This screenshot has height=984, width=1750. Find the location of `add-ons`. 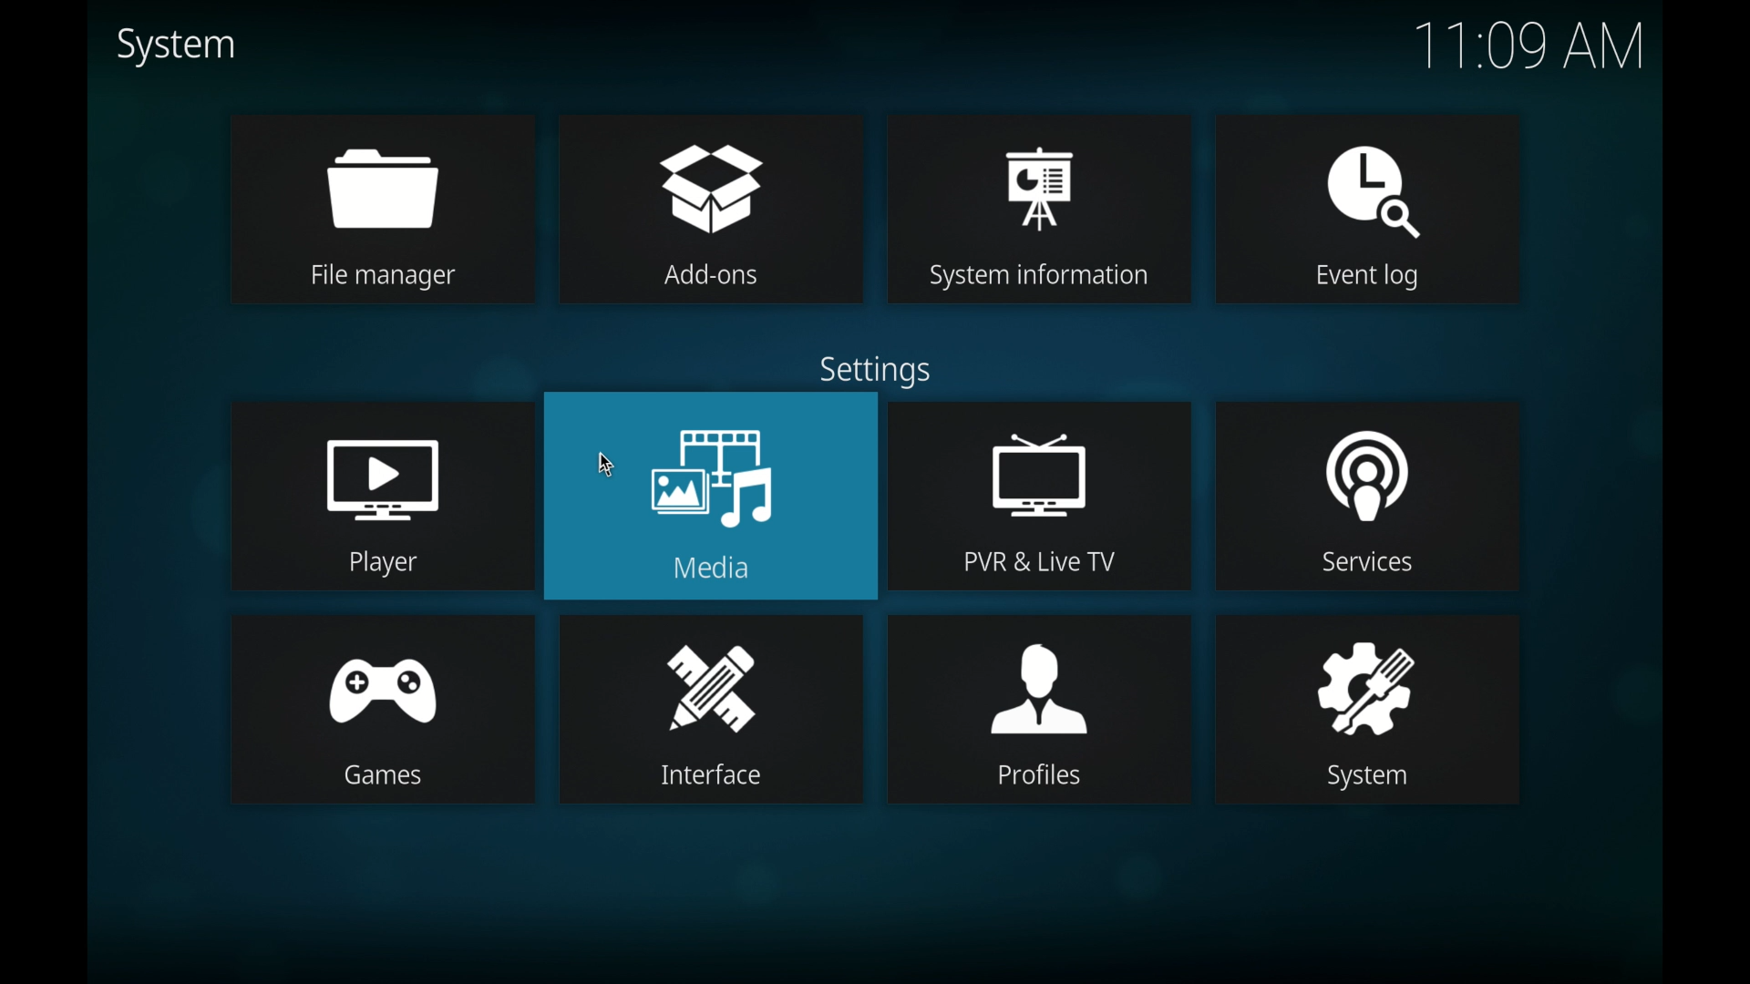

add-ons is located at coordinates (712, 208).